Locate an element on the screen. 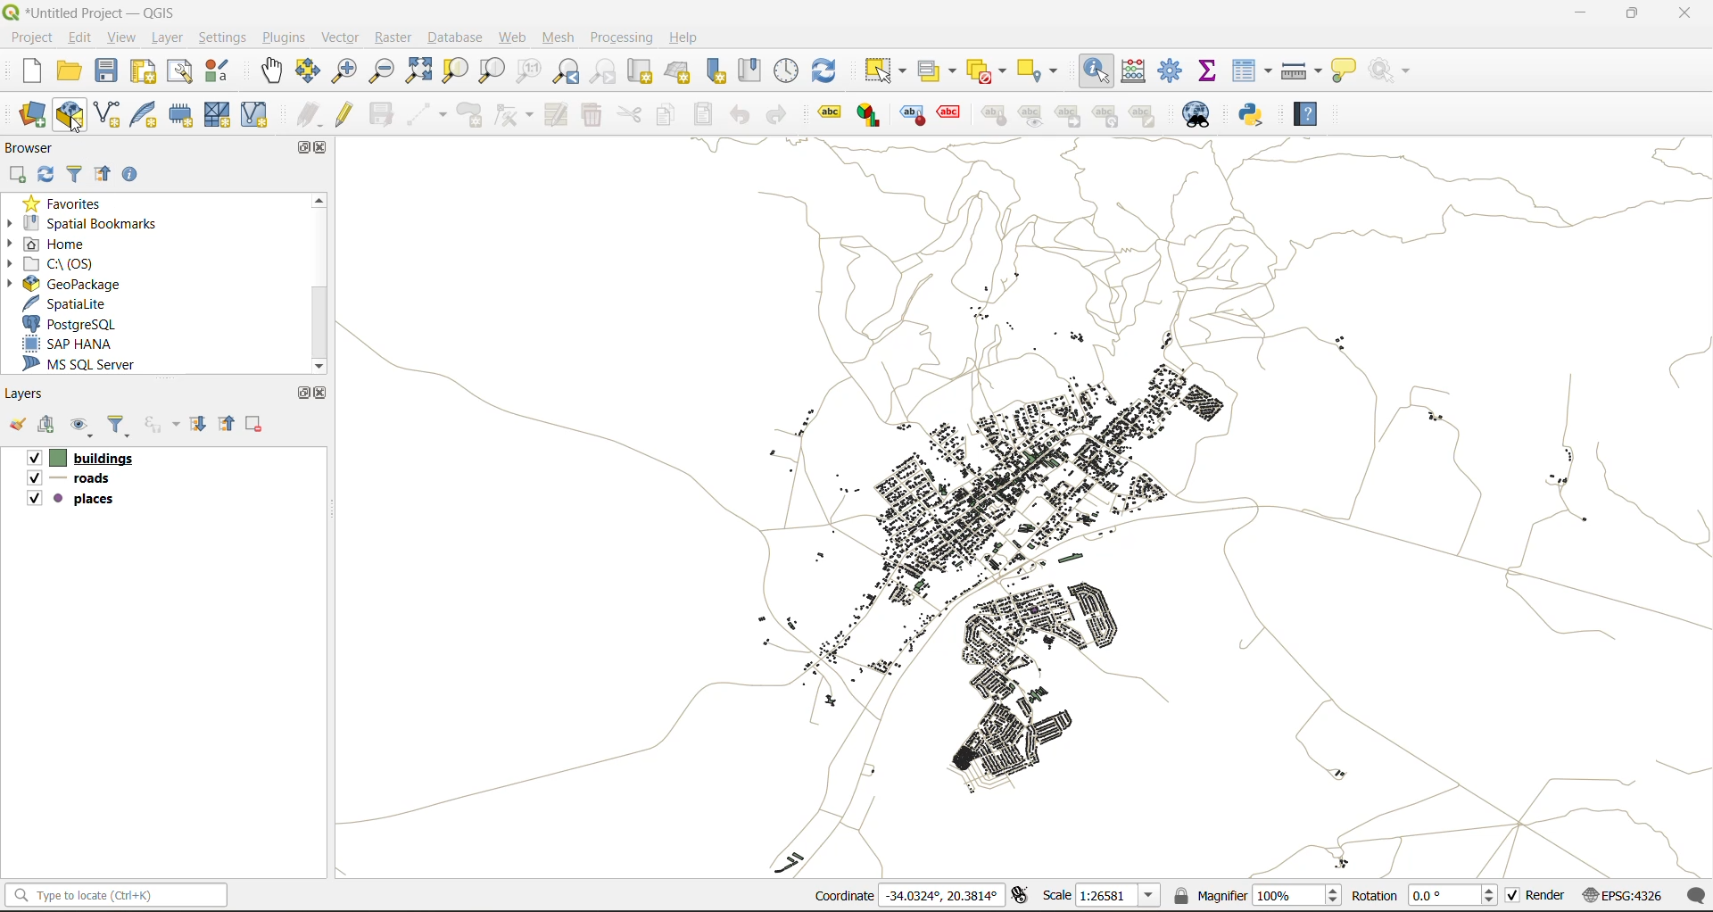  zoom selection is located at coordinates (458, 70).